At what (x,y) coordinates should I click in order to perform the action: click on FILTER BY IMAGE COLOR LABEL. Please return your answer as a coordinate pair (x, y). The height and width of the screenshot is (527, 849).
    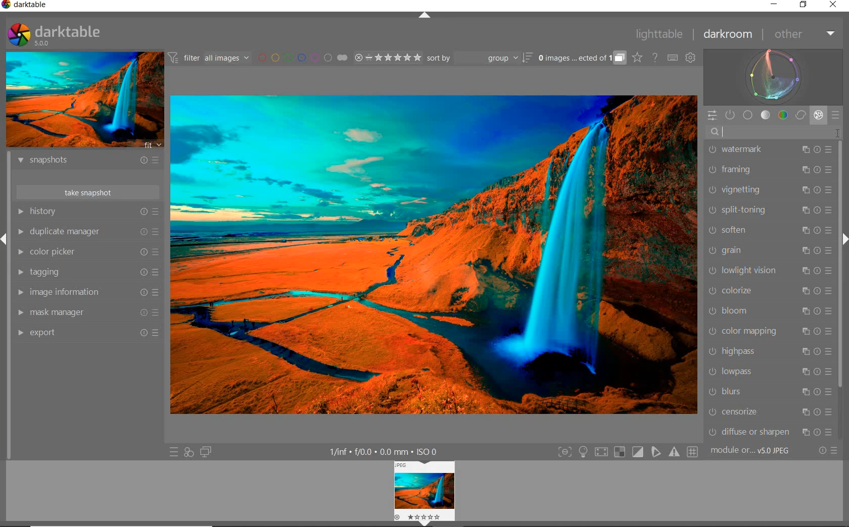
    Looking at the image, I should click on (303, 58).